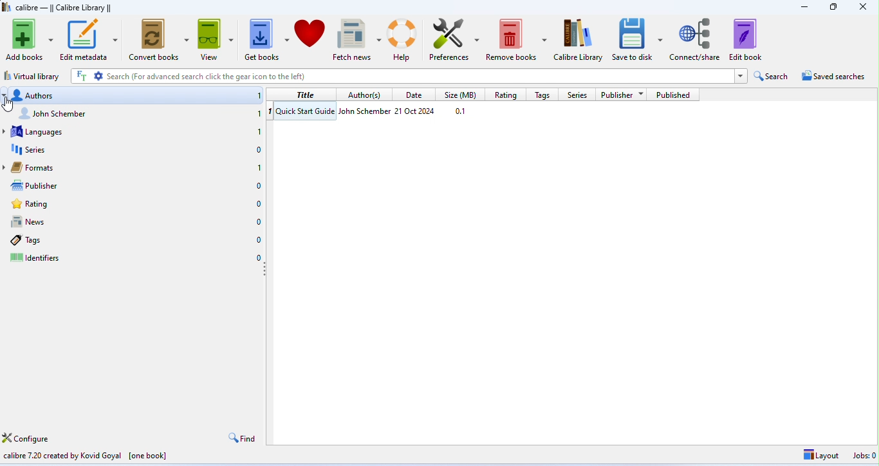 This screenshot has height=466, width=879. What do you see at coordinates (415, 95) in the screenshot?
I see `date` at bounding box center [415, 95].